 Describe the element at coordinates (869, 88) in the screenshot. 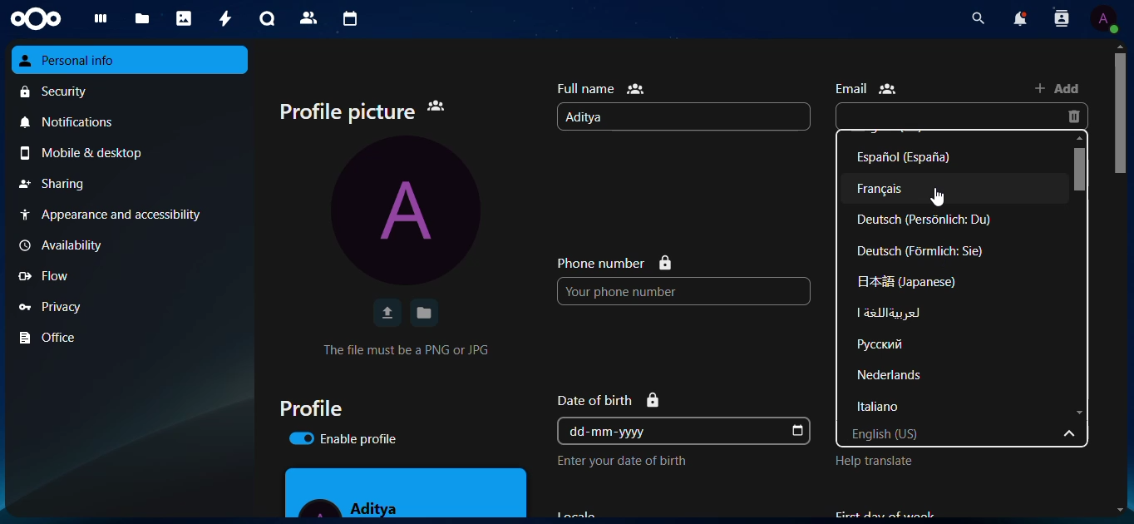

I see `email` at that location.